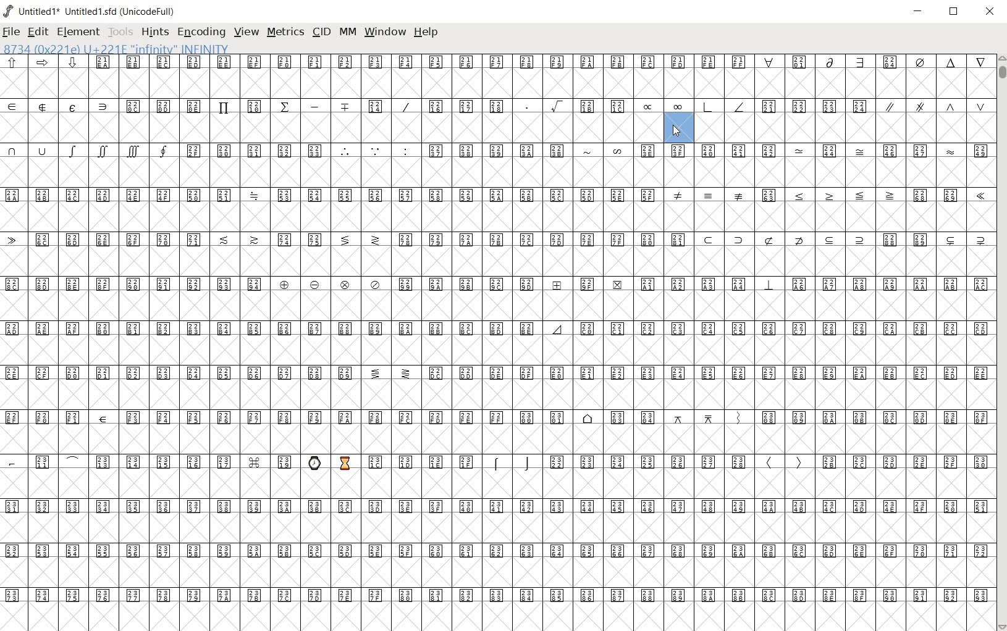  Describe the element at coordinates (375, 150) in the screenshot. I see `symbols` at that location.